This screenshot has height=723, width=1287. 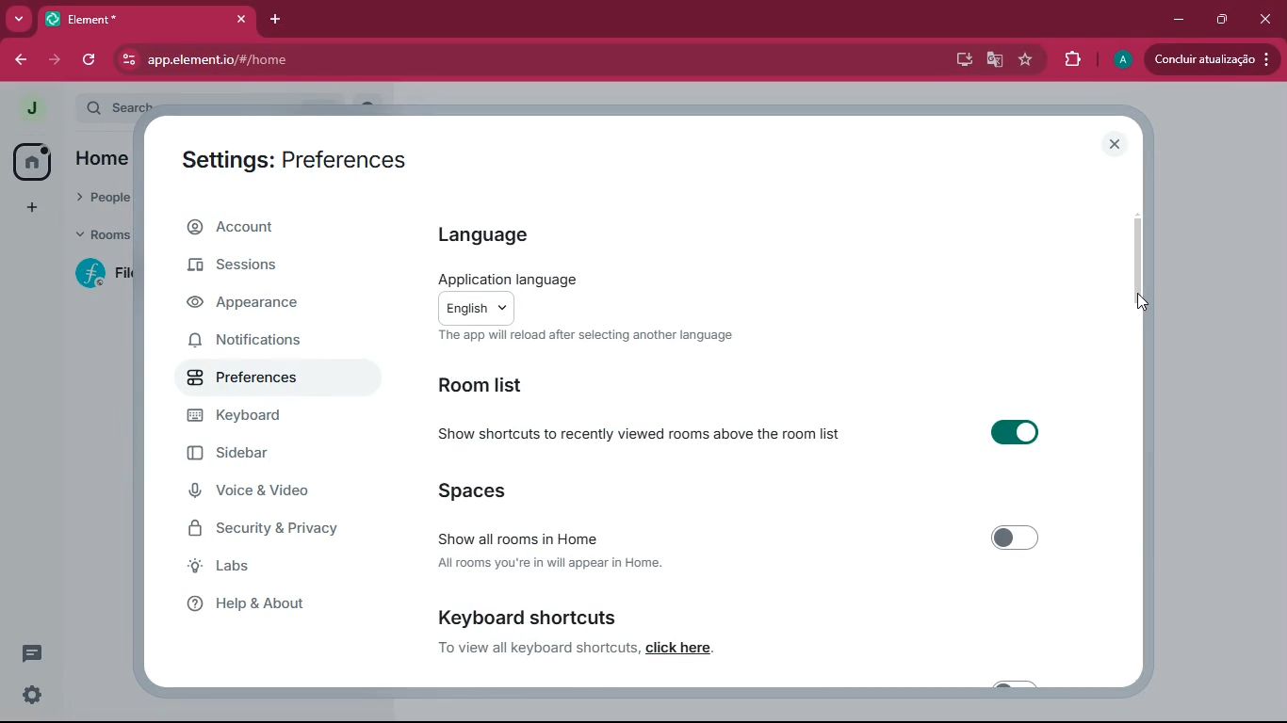 I want to click on show all rooms, so click(x=741, y=550).